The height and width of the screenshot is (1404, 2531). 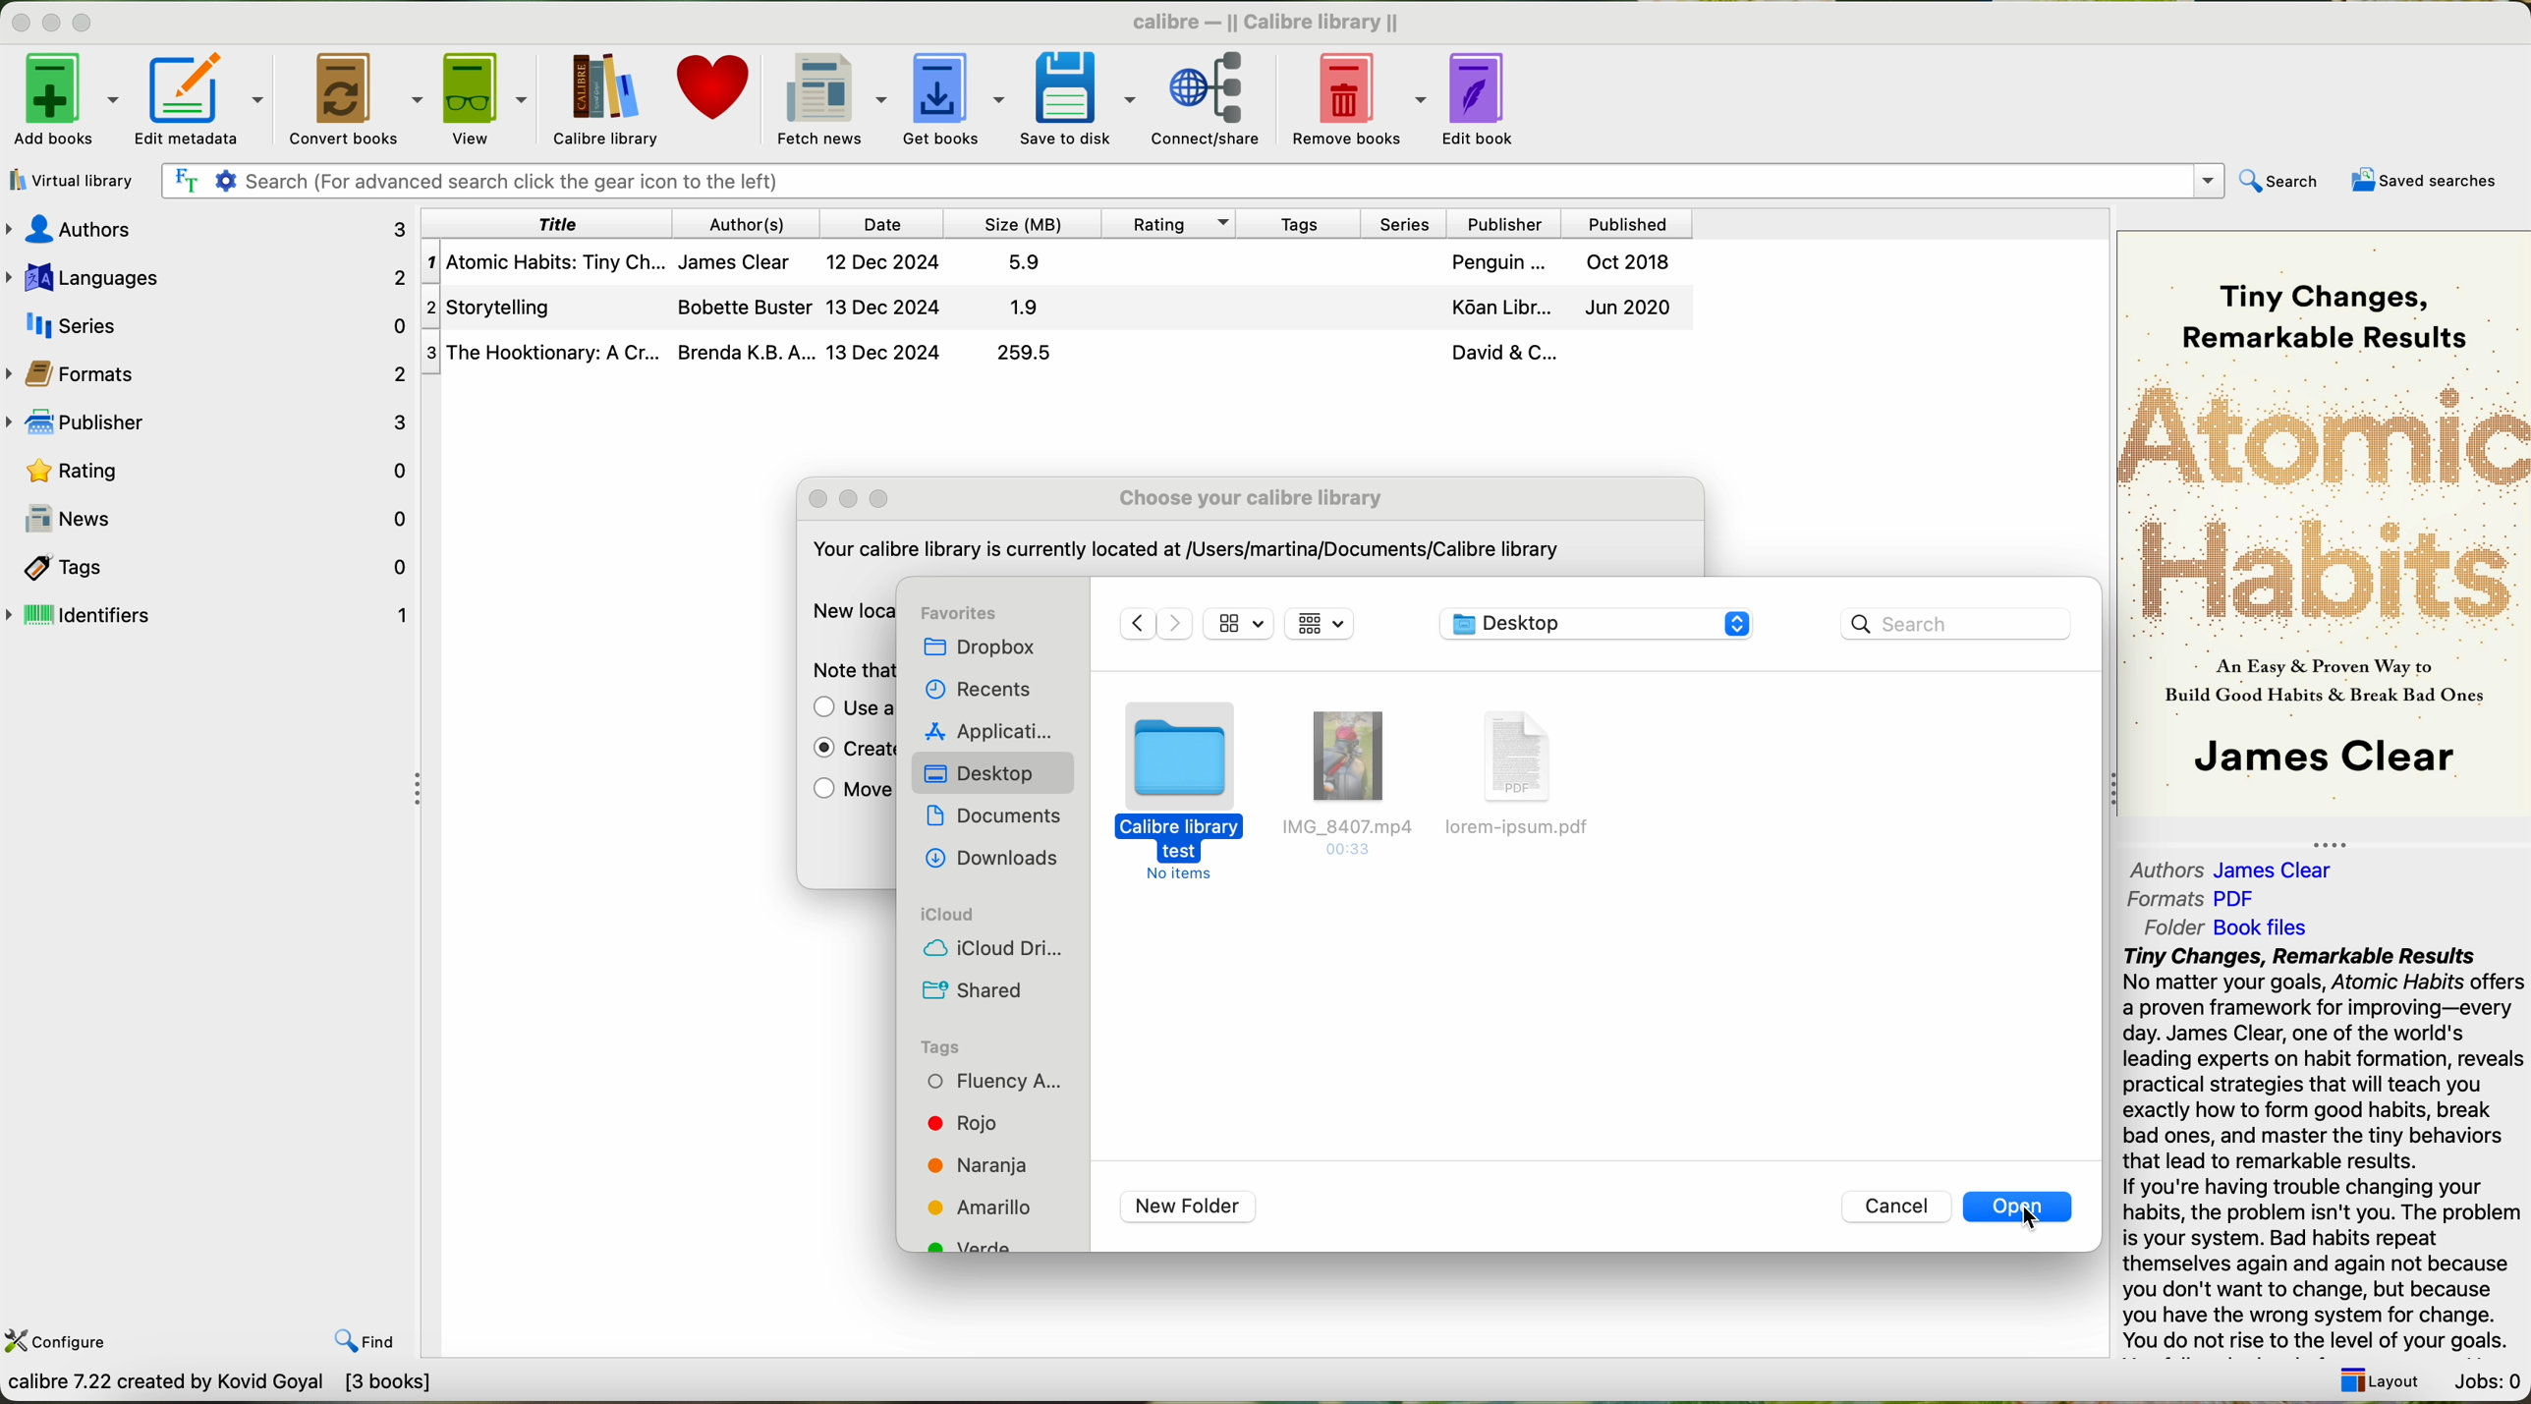 What do you see at coordinates (1056, 354) in the screenshot?
I see `Third Book The Hooktionary` at bounding box center [1056, 354].